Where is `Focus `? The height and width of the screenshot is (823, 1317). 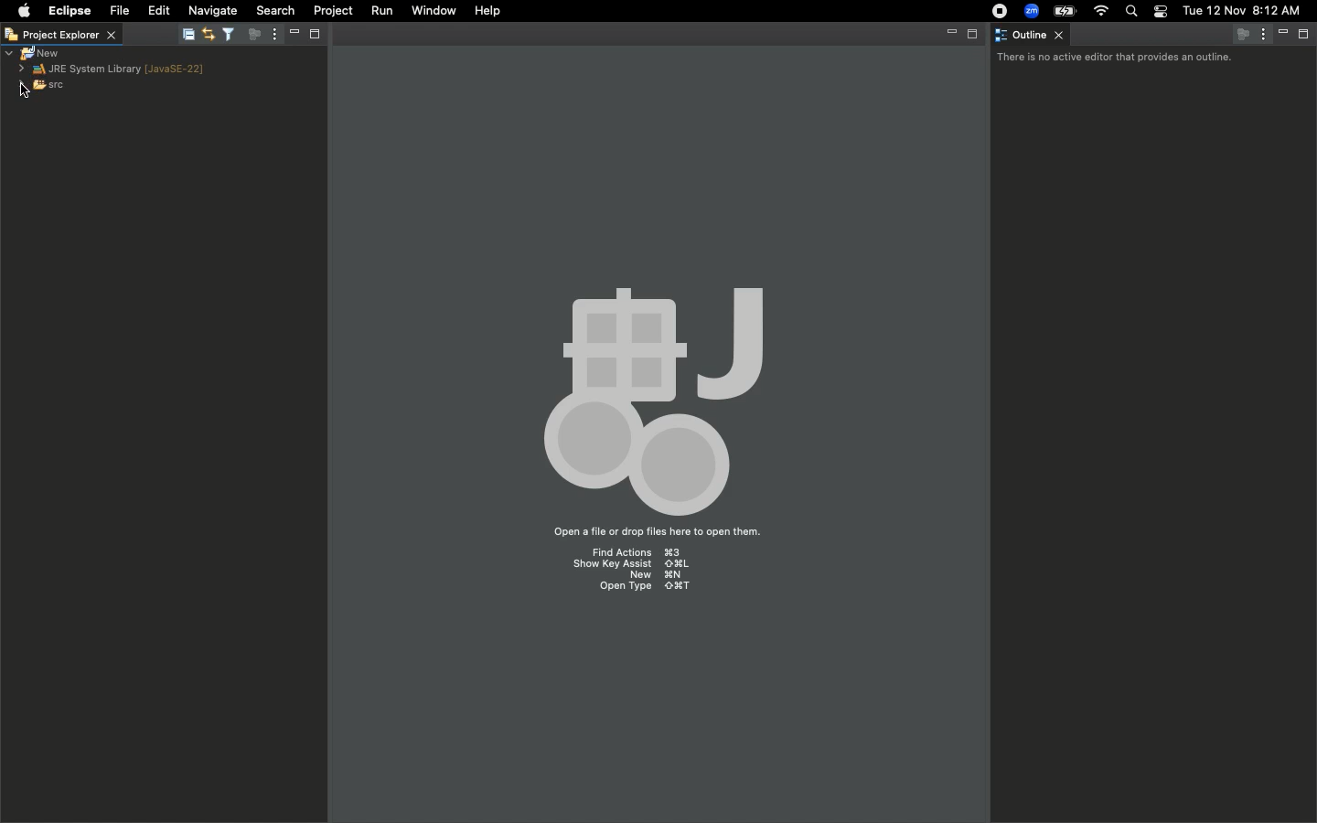
Focus  is located at coordinates (250, 35).